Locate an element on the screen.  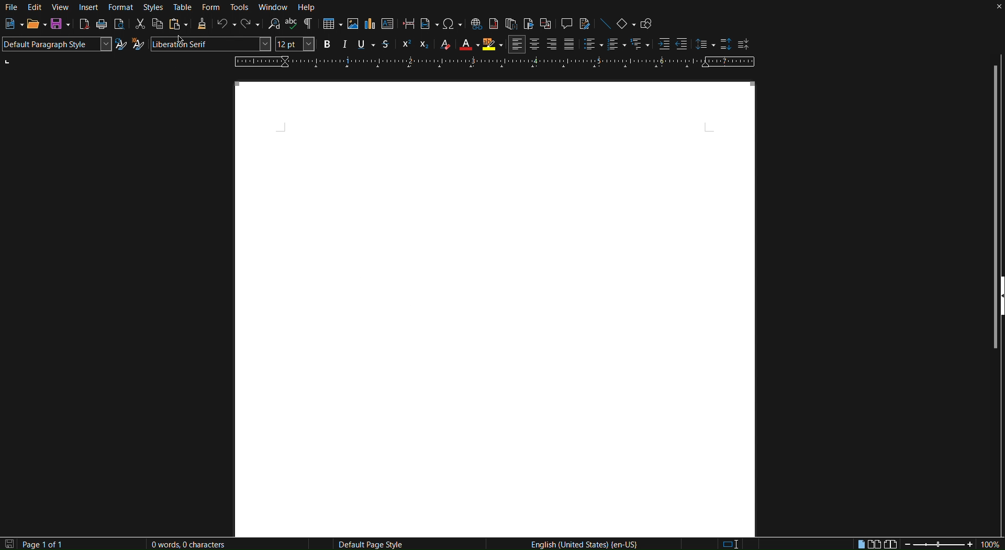
Insert is located at coordinates (89, 7).